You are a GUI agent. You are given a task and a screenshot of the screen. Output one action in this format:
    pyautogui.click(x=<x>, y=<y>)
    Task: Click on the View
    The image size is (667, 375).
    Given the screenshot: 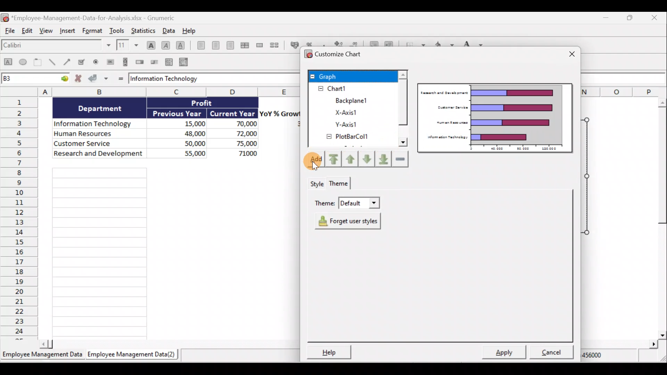 What is the action you would take?
    pyautogui.click(x=46, y=31)
    